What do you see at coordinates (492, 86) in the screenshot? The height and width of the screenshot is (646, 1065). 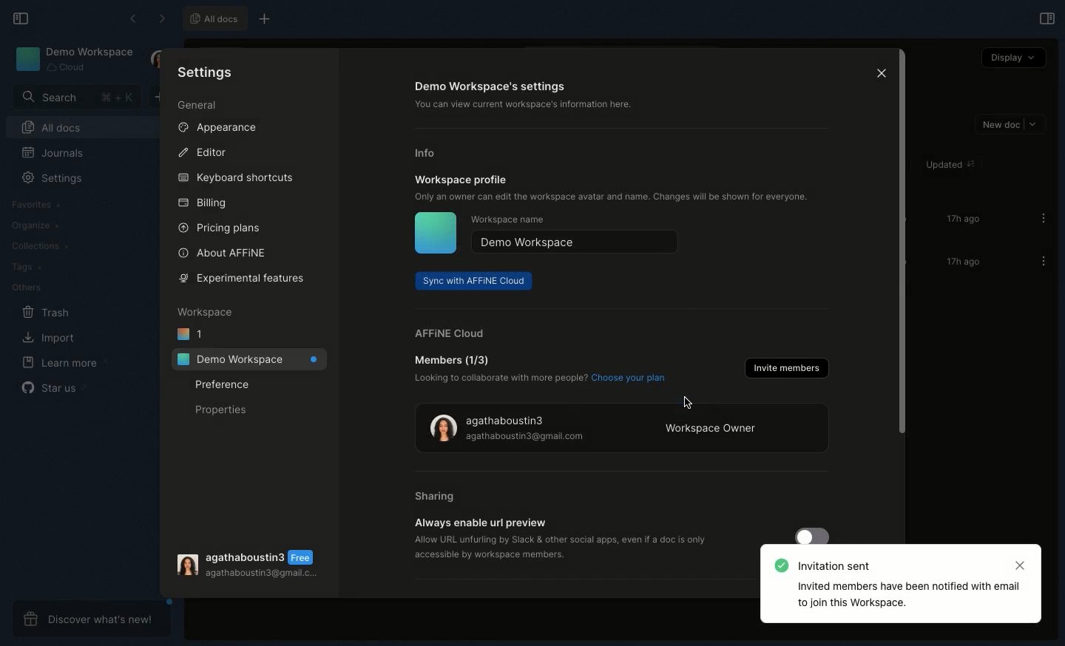 I see `Demo workspace's settings` at bounding box center [492, 86].